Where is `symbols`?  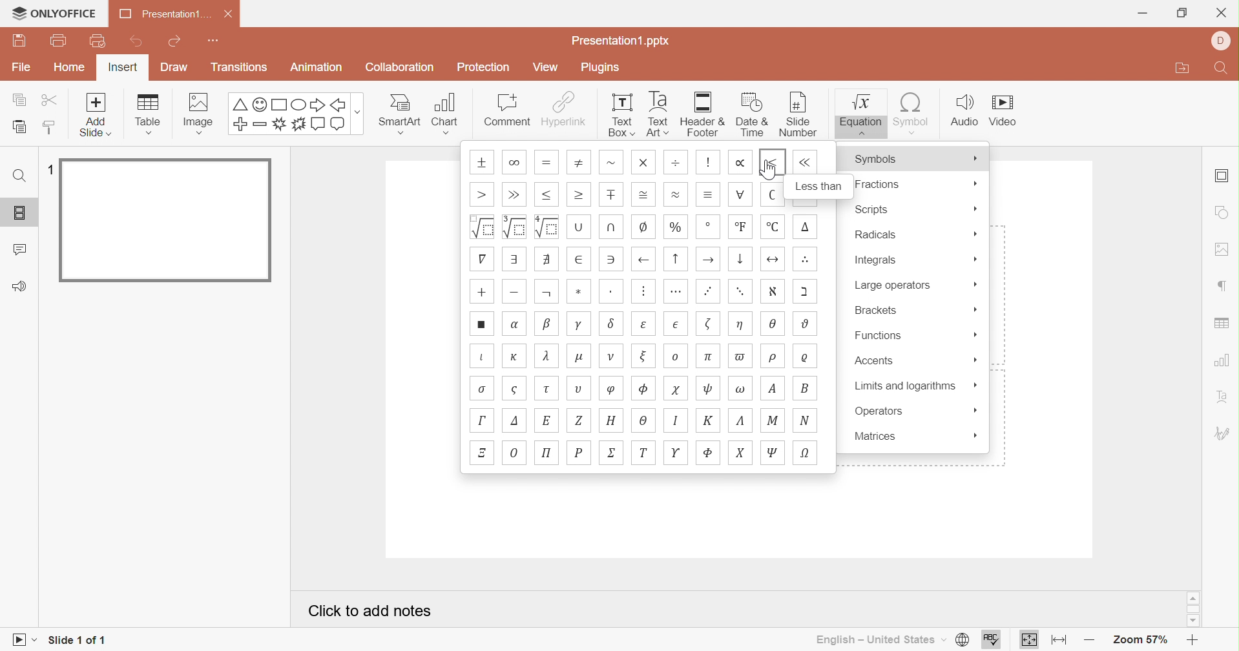 symbols is located at coordinates (806, 338).